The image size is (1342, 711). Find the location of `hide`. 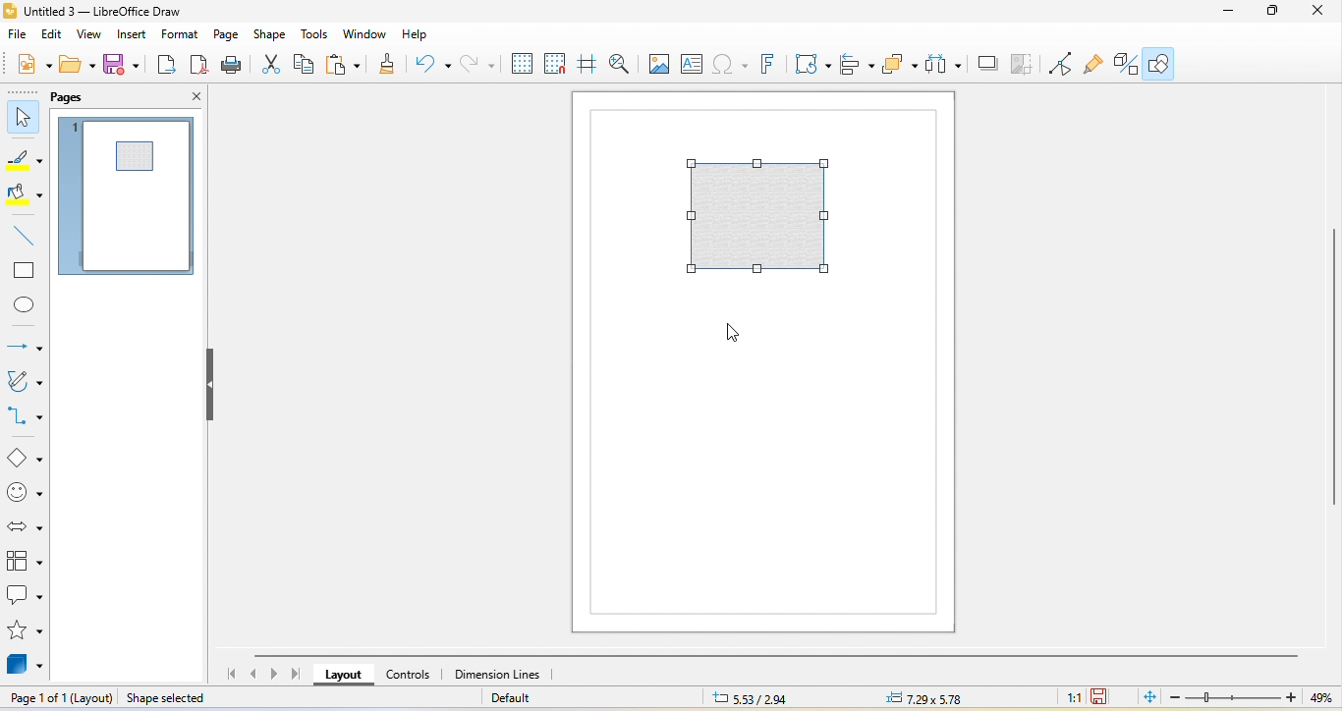

hide is located at coordinates (211, 386).